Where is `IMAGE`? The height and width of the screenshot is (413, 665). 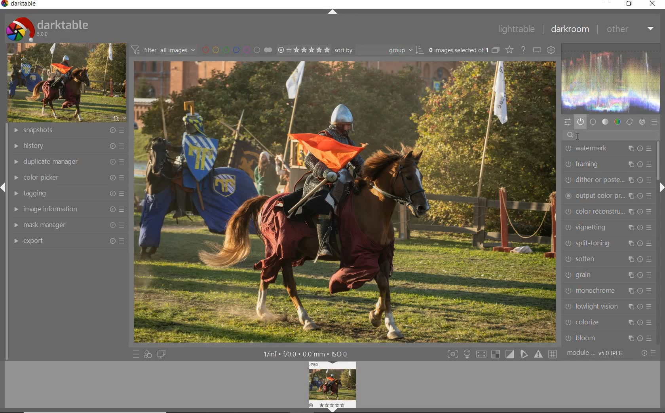 IMAGE is located at coordinates (332, 387).